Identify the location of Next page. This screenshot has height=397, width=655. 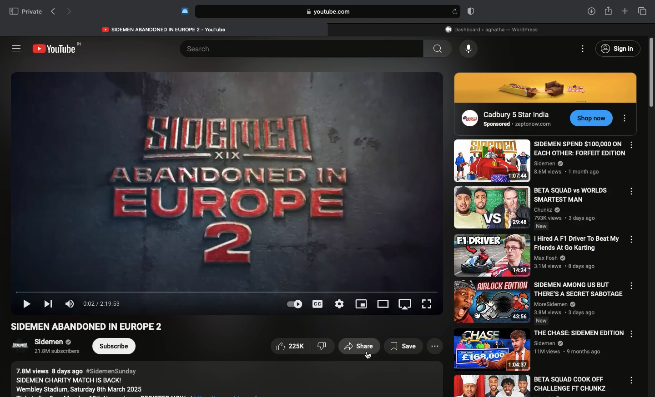
(70, 12).